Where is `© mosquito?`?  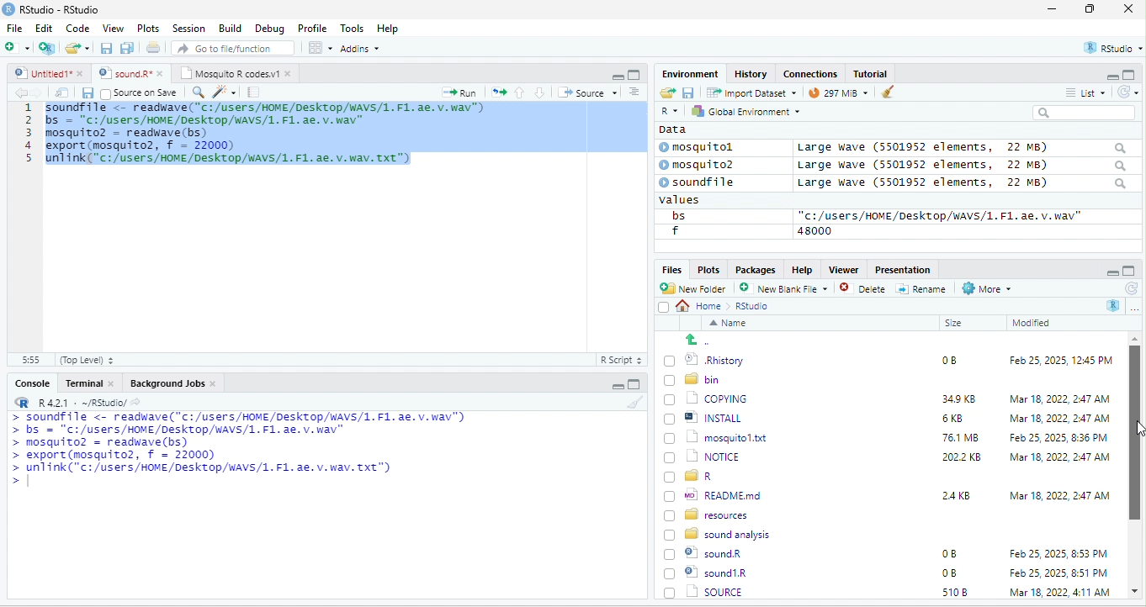 © mosquito? is located at coordinates (702, 163).